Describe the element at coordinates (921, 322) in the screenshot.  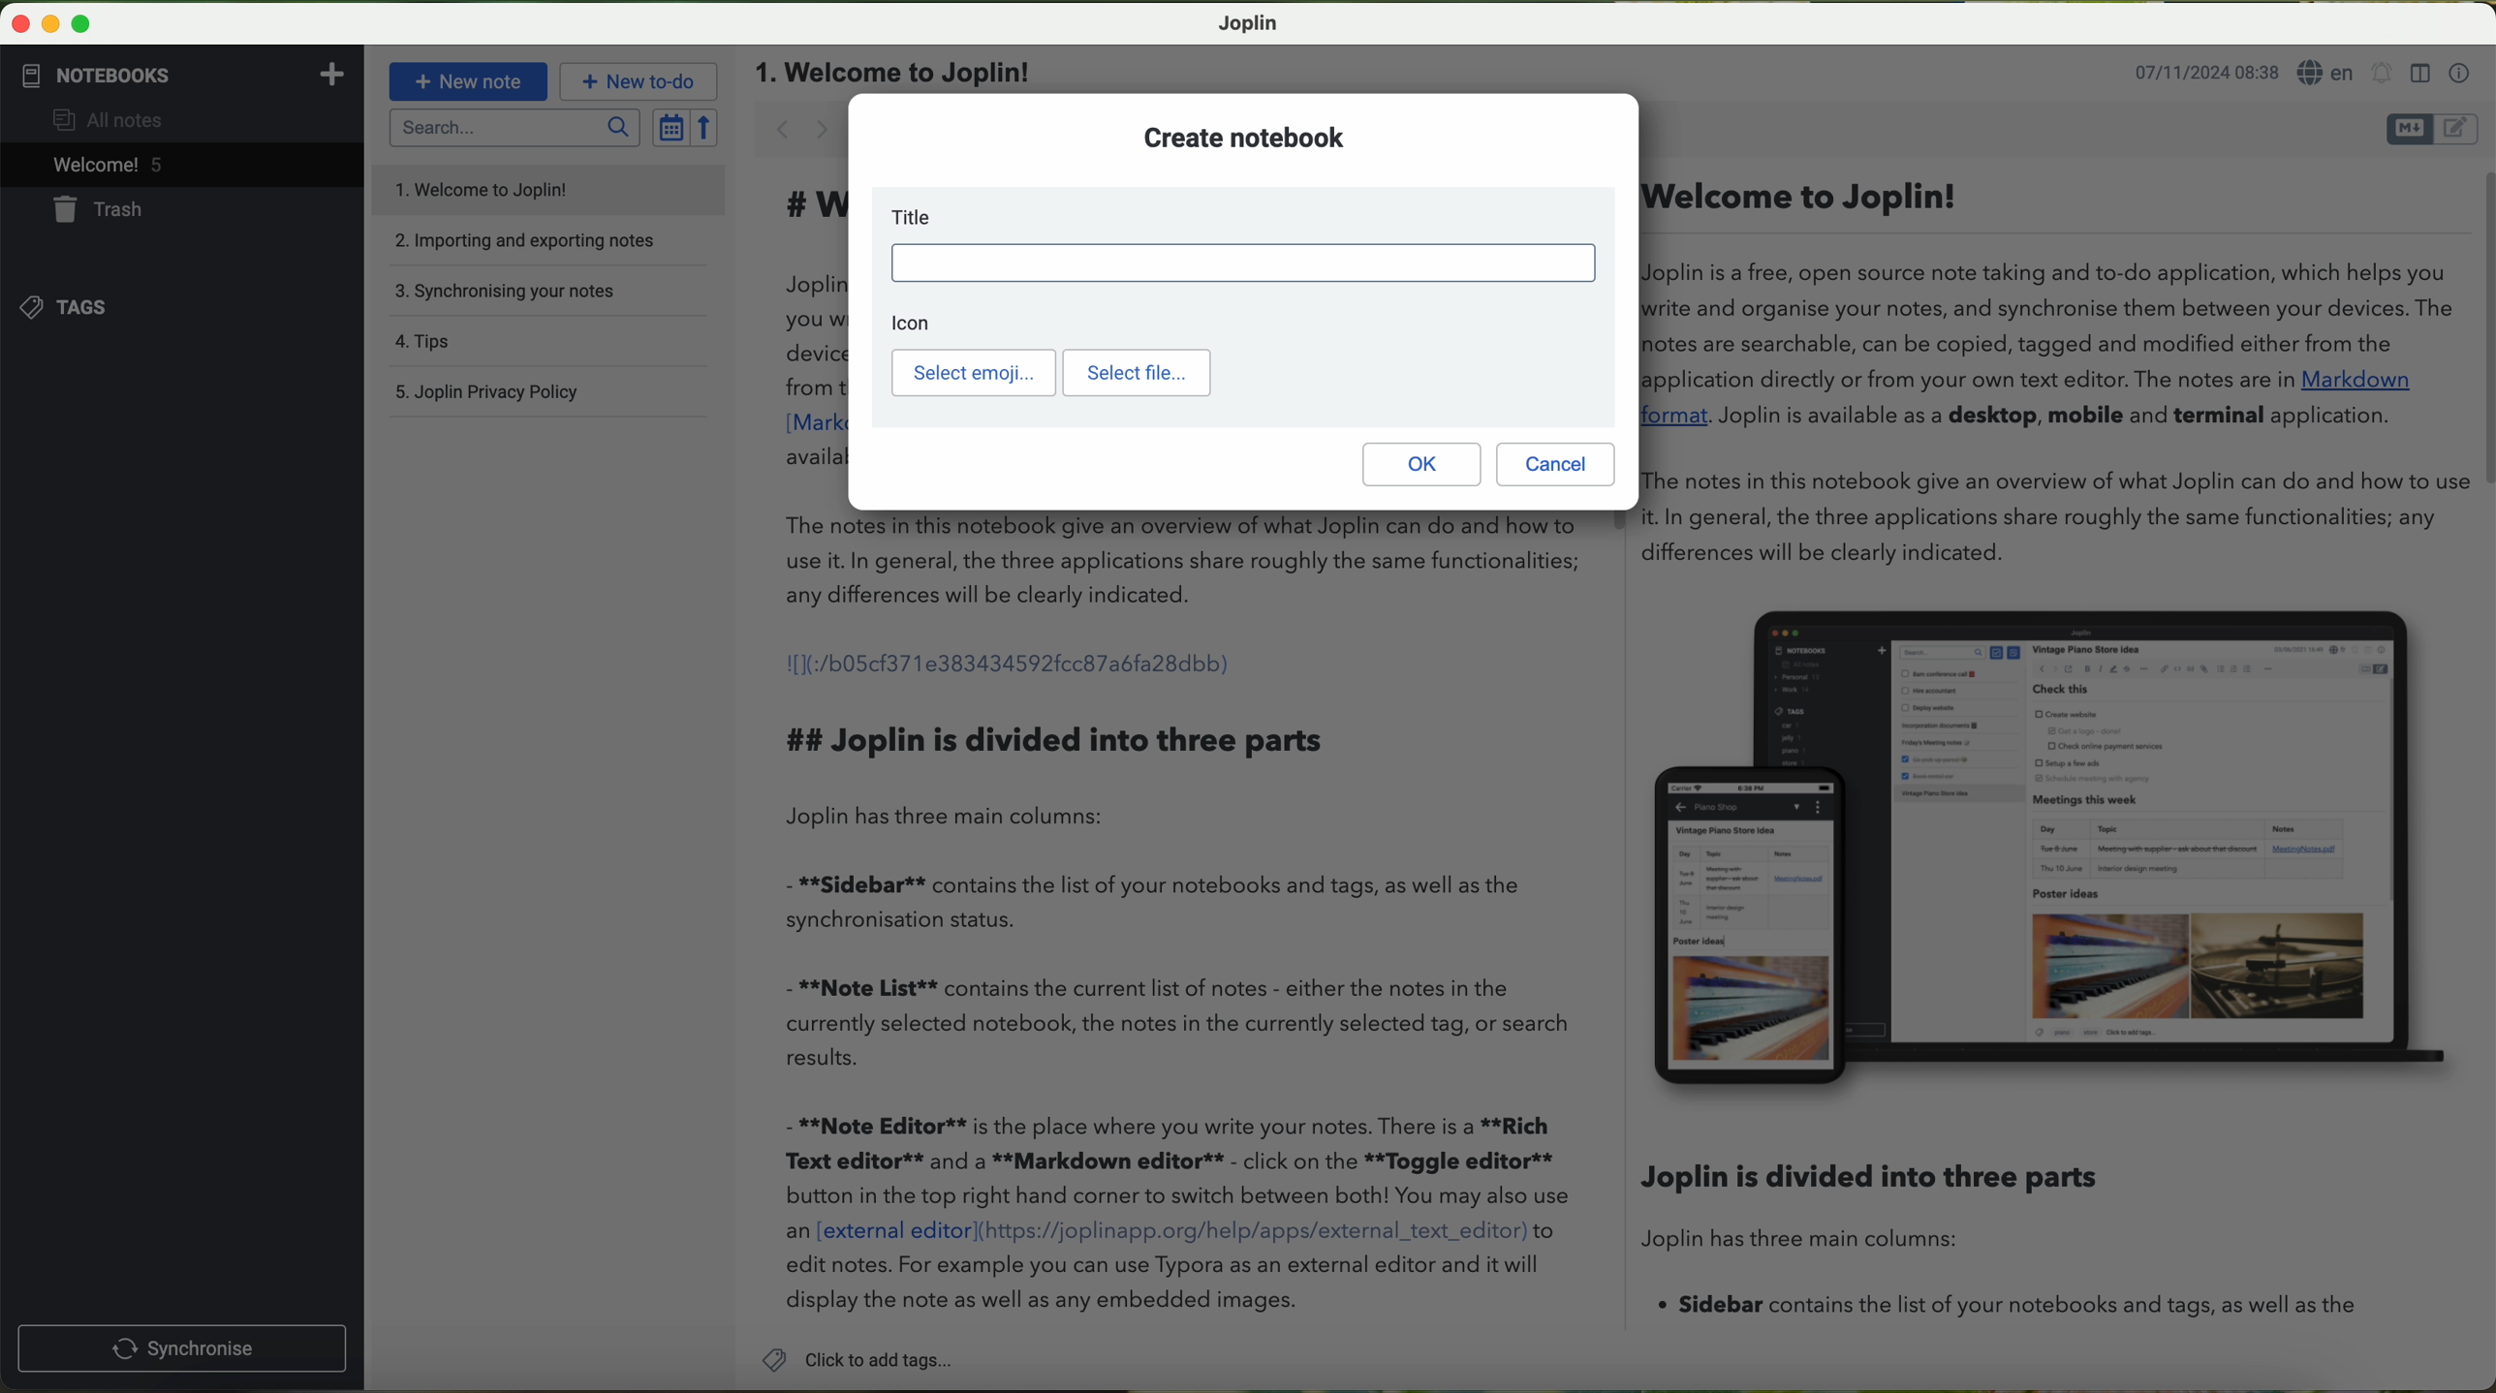
I see `icon` at that location.